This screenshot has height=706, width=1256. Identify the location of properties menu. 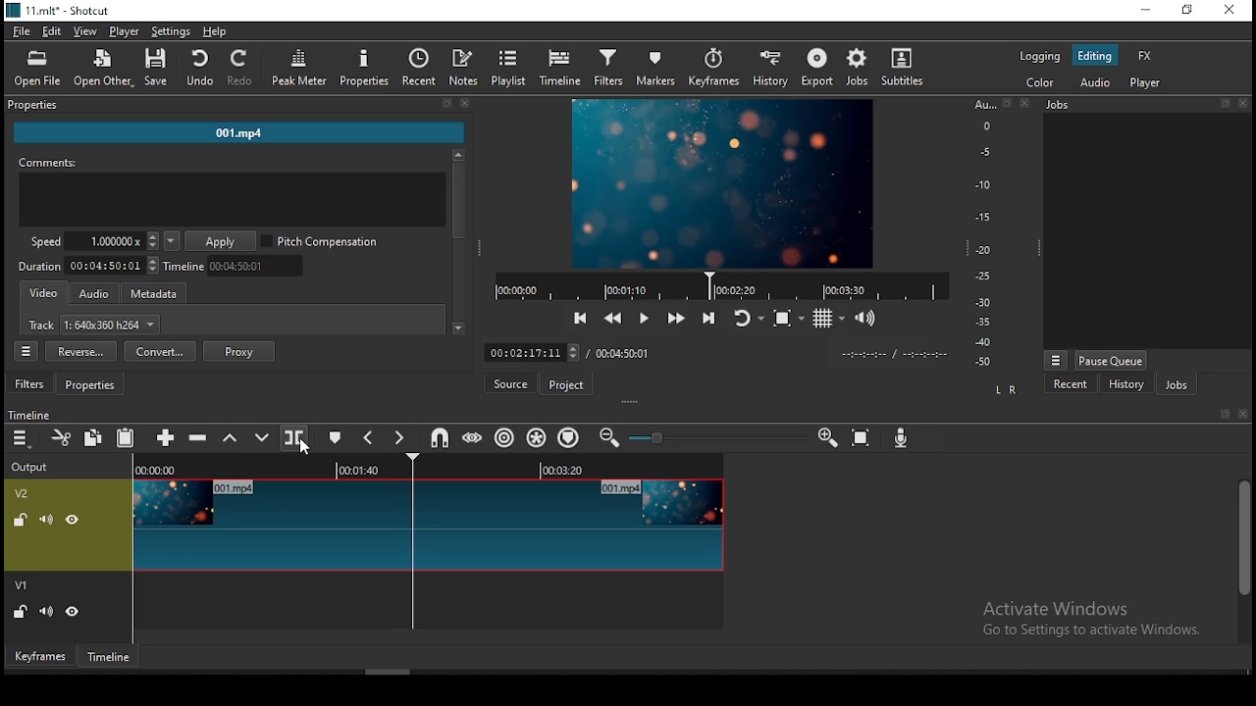
(28, 351).